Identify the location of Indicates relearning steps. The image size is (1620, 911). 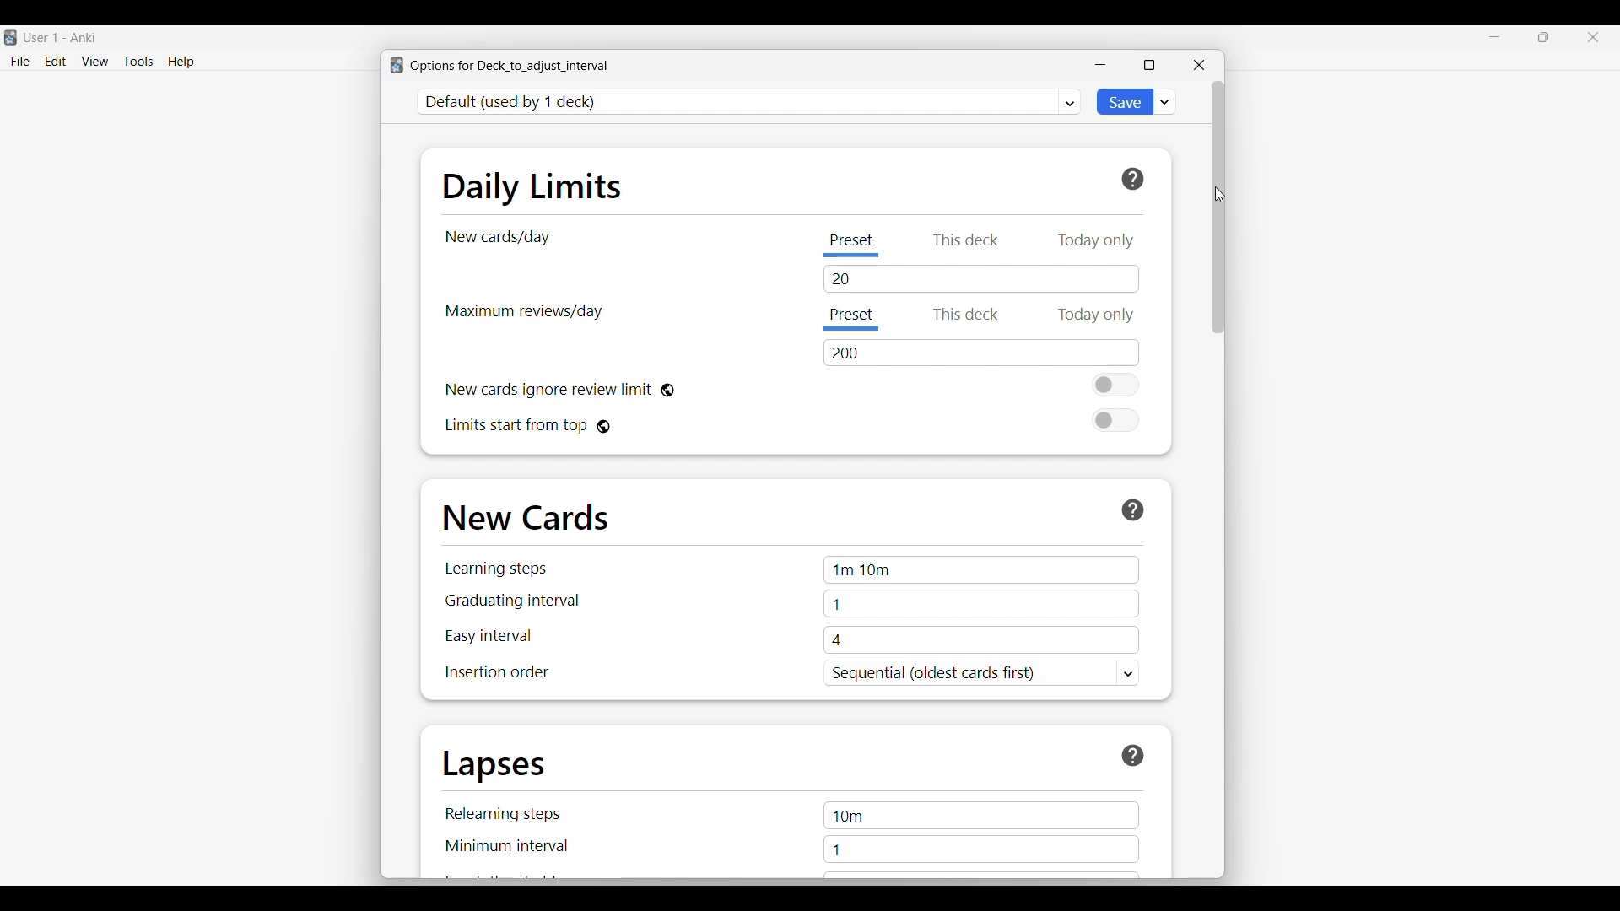
(505, 814).